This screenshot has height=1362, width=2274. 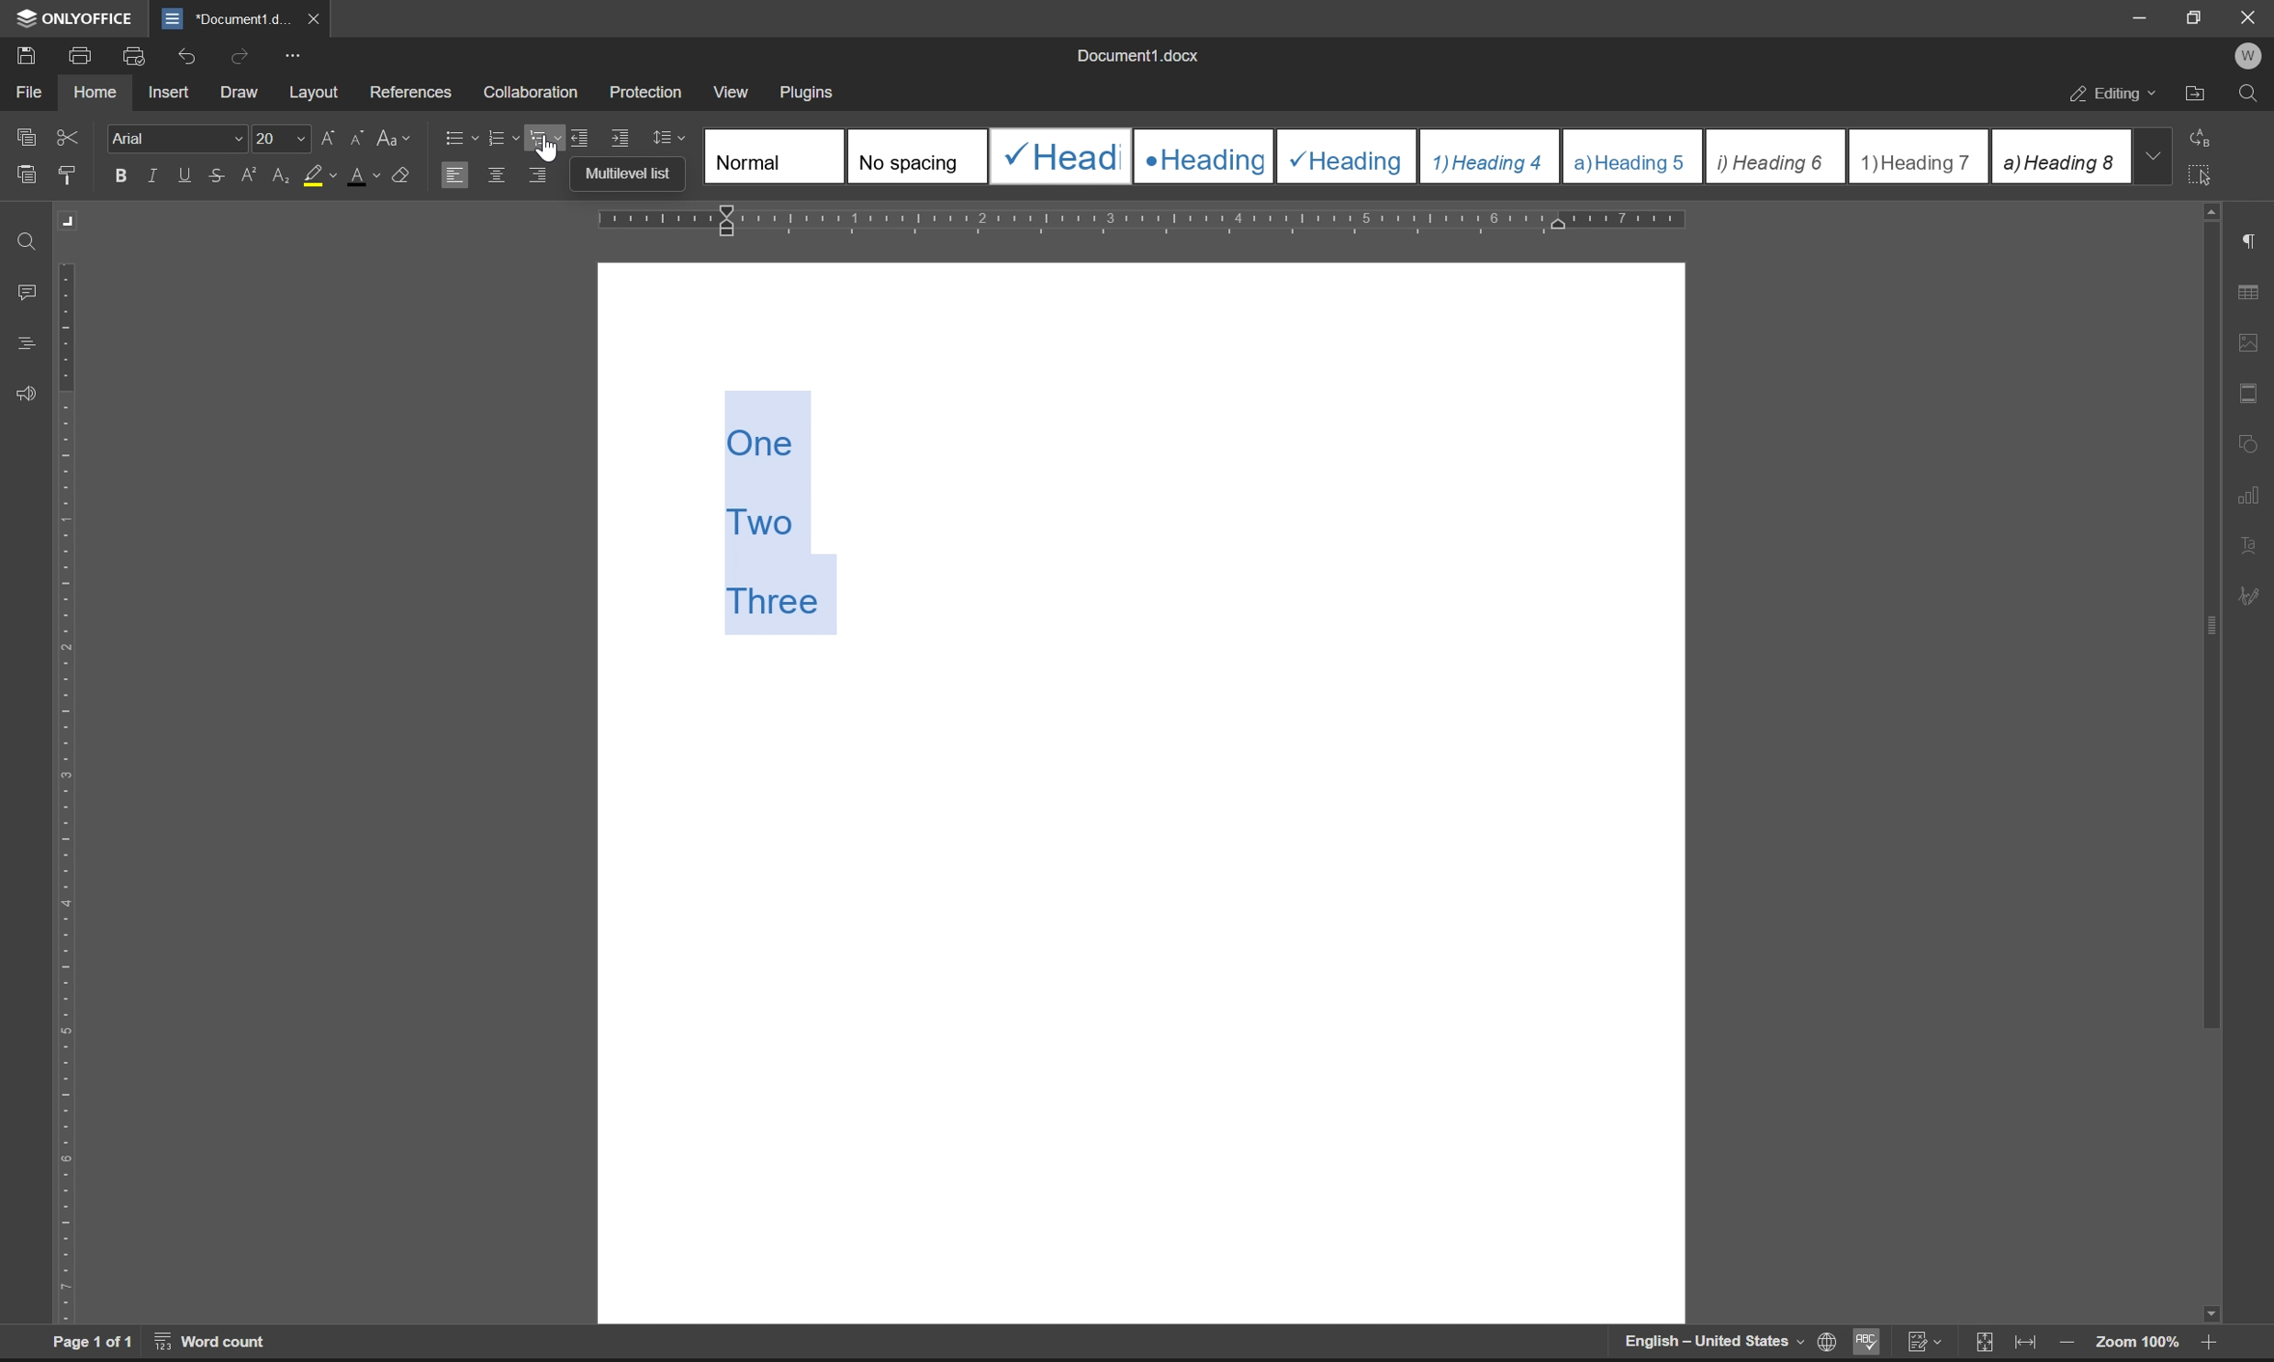 What do you see at coordinates (2251, 56) in the screenshot?
I see `W` at bounding box center [2251, 56].